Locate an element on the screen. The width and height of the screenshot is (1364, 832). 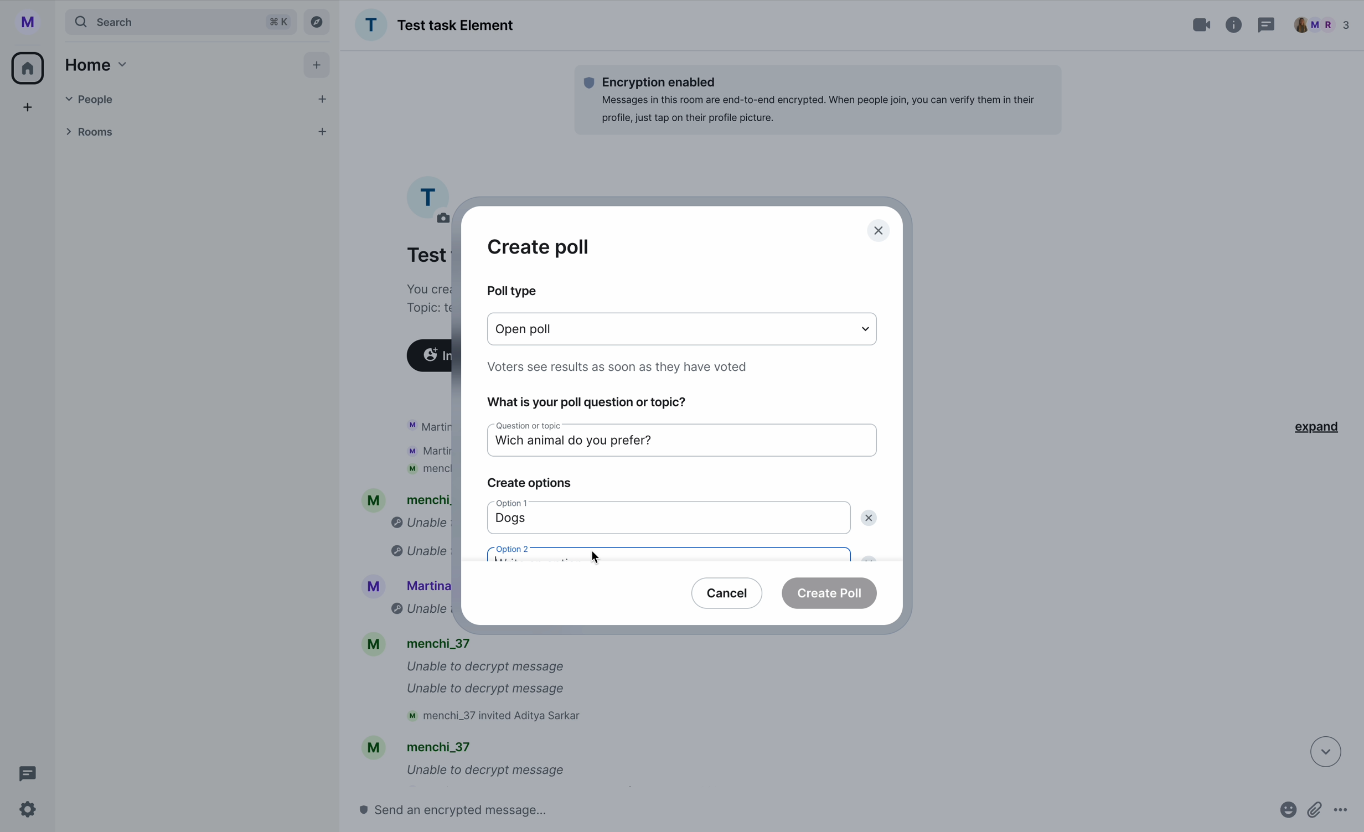
profile picture is located at coordinates (32, 22).